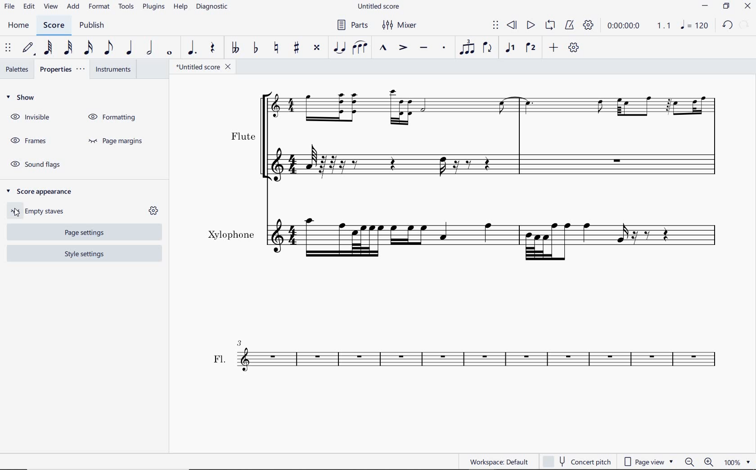  What do you see at coordinates (489, 48) in the screenshot?
I see `FLIP DIRECTION` at bounding box center [489, 48].